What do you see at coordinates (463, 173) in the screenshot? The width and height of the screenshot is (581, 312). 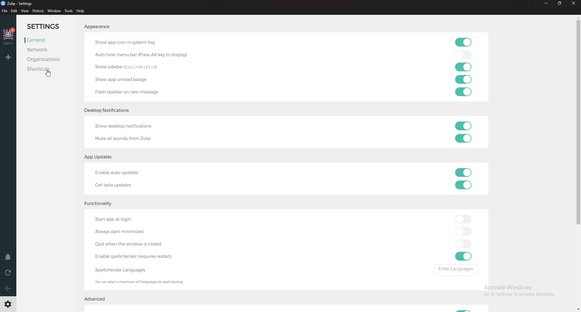 I see `toggle` at bounding box center [463, 173].